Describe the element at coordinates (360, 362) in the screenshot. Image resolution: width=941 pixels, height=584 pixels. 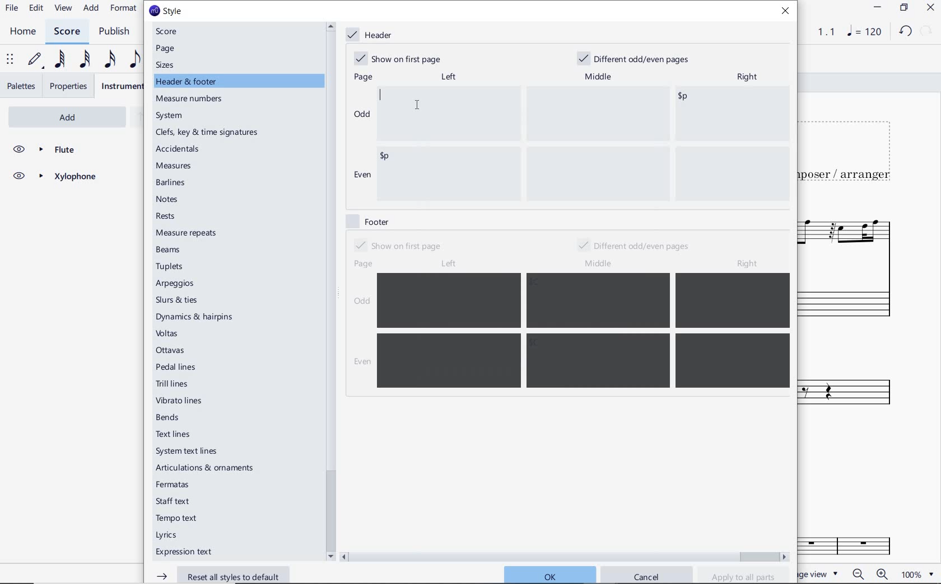
I see `even` at that location.